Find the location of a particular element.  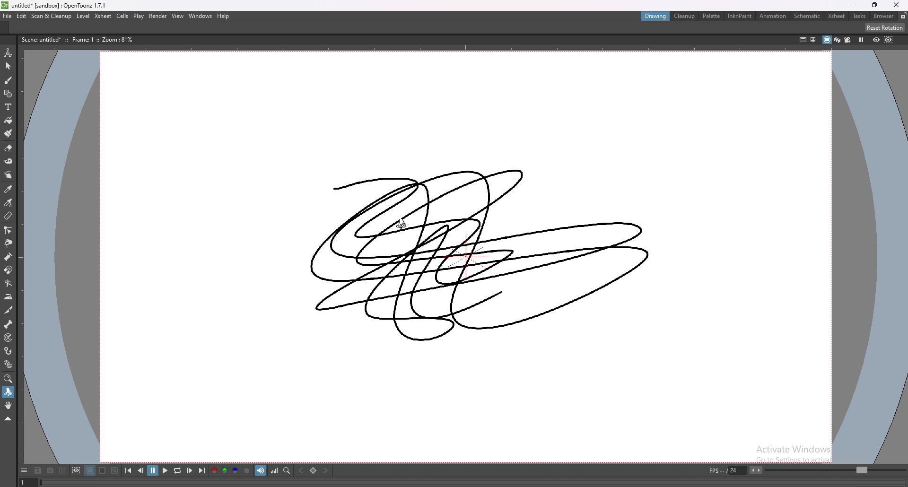

selection tool is located at coordinates (8, 66).